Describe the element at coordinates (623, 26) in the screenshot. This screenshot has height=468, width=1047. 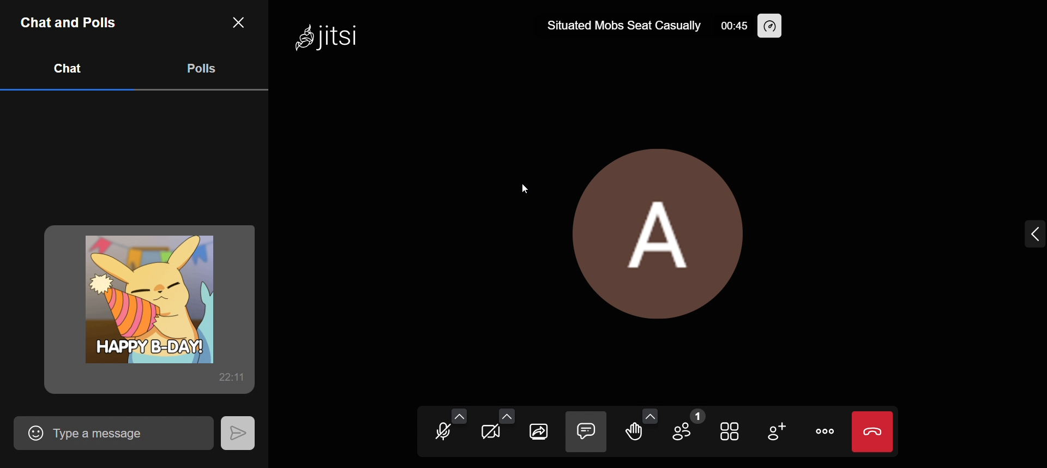
I see `Situated Mobs Seat Casually` at that location.